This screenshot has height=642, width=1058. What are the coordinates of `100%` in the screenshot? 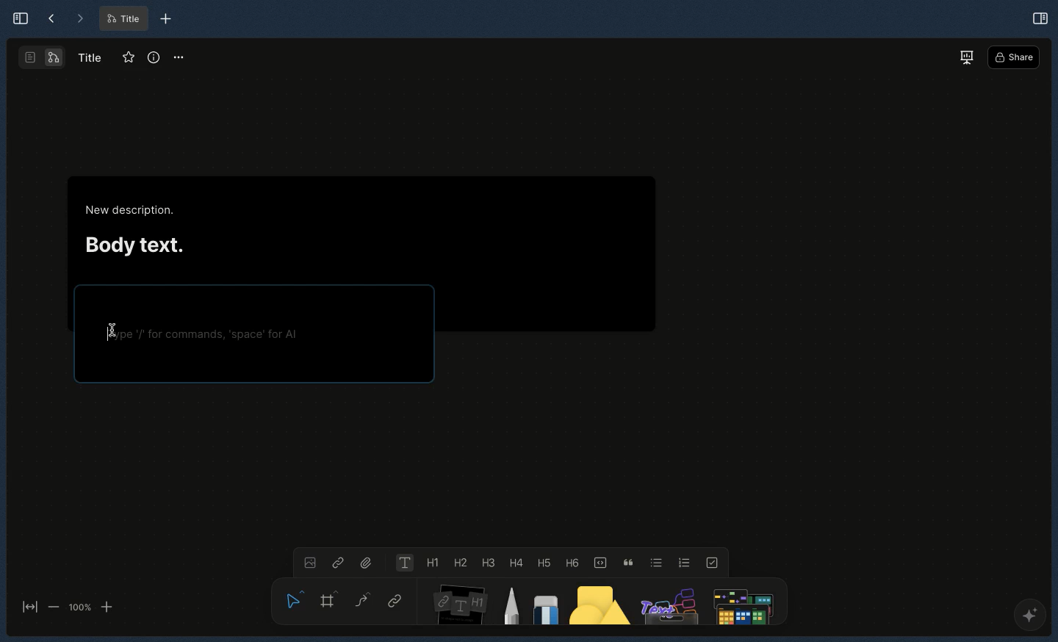 It's located at (79, 607).